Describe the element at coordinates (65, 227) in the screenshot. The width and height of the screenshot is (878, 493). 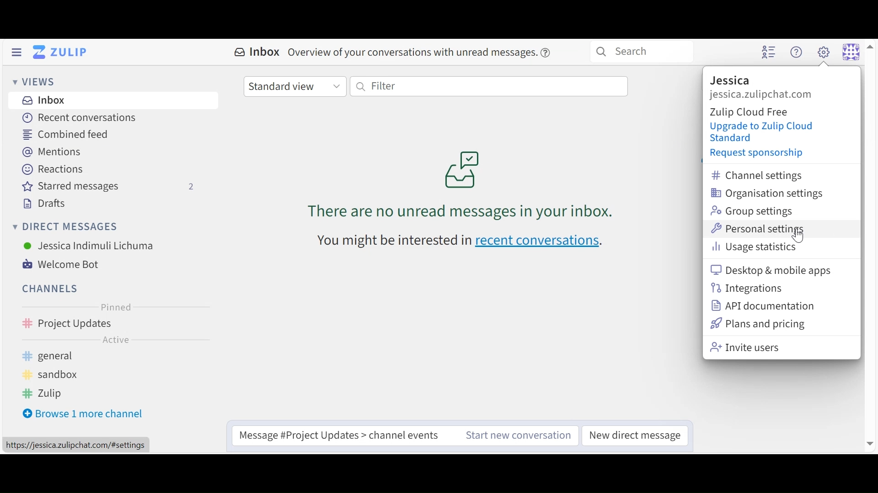
I see `Direct Messages` at that location.